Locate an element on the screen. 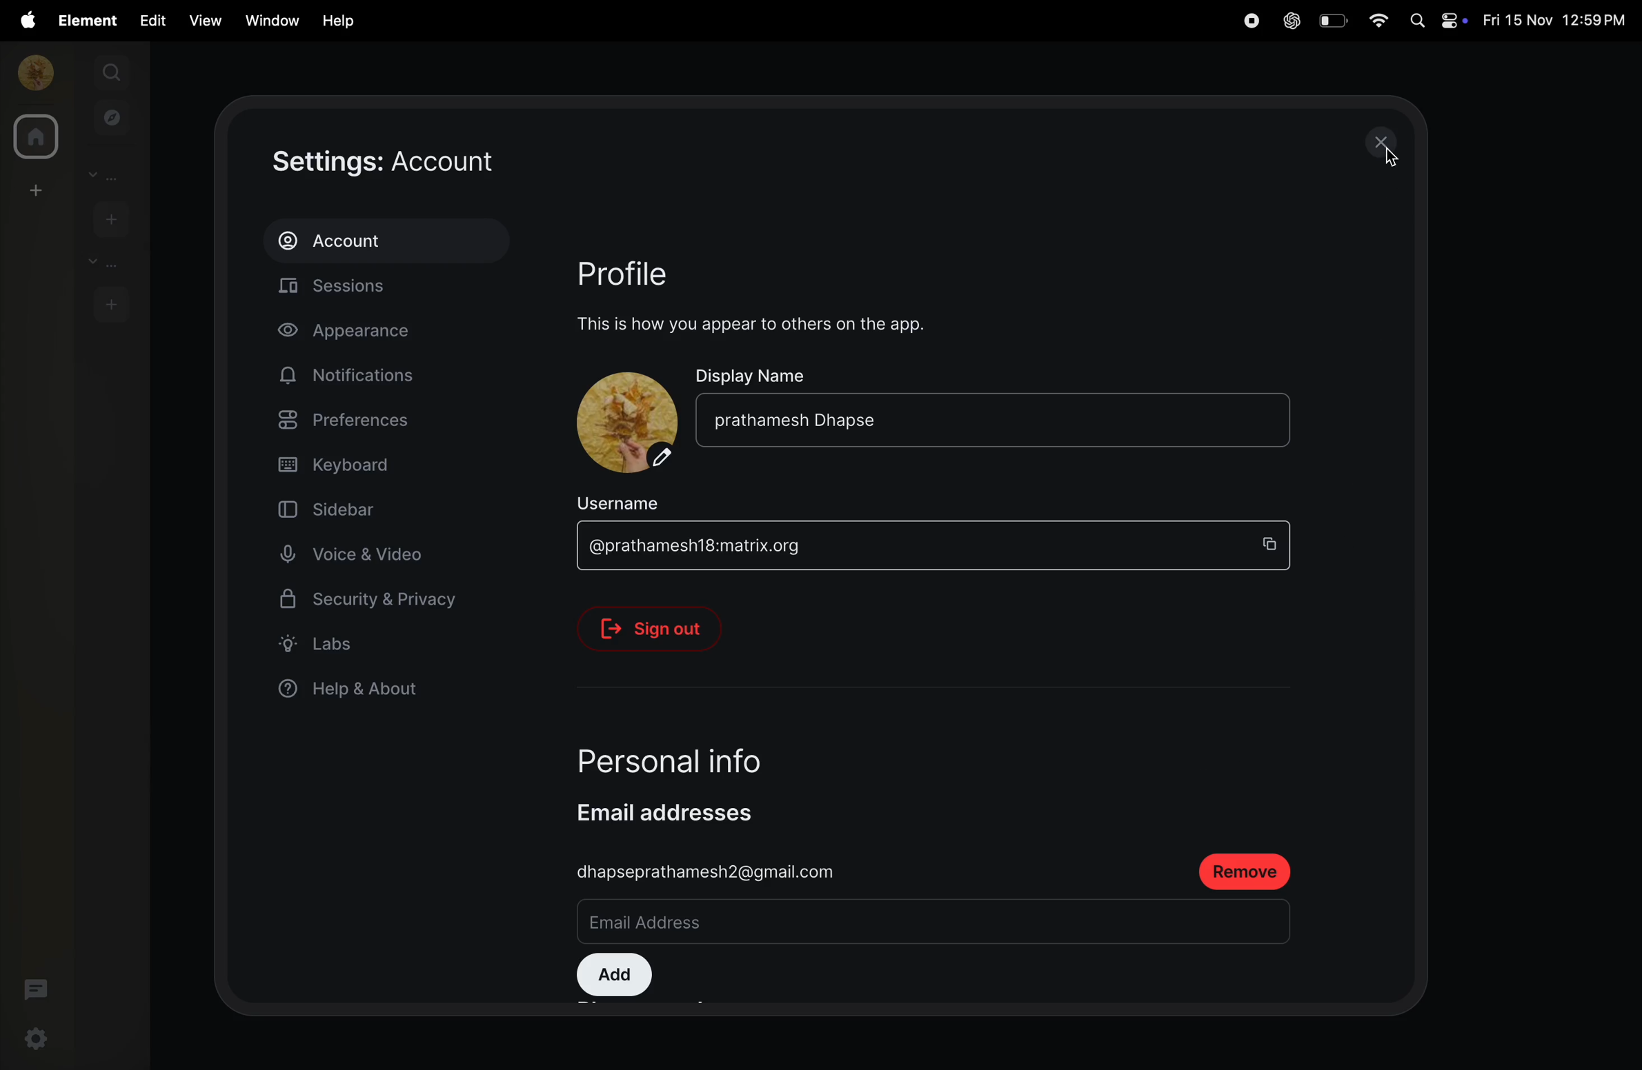 The width and height of the screenshot is (1642, 1070). threads is located at coordinates (37, 987).